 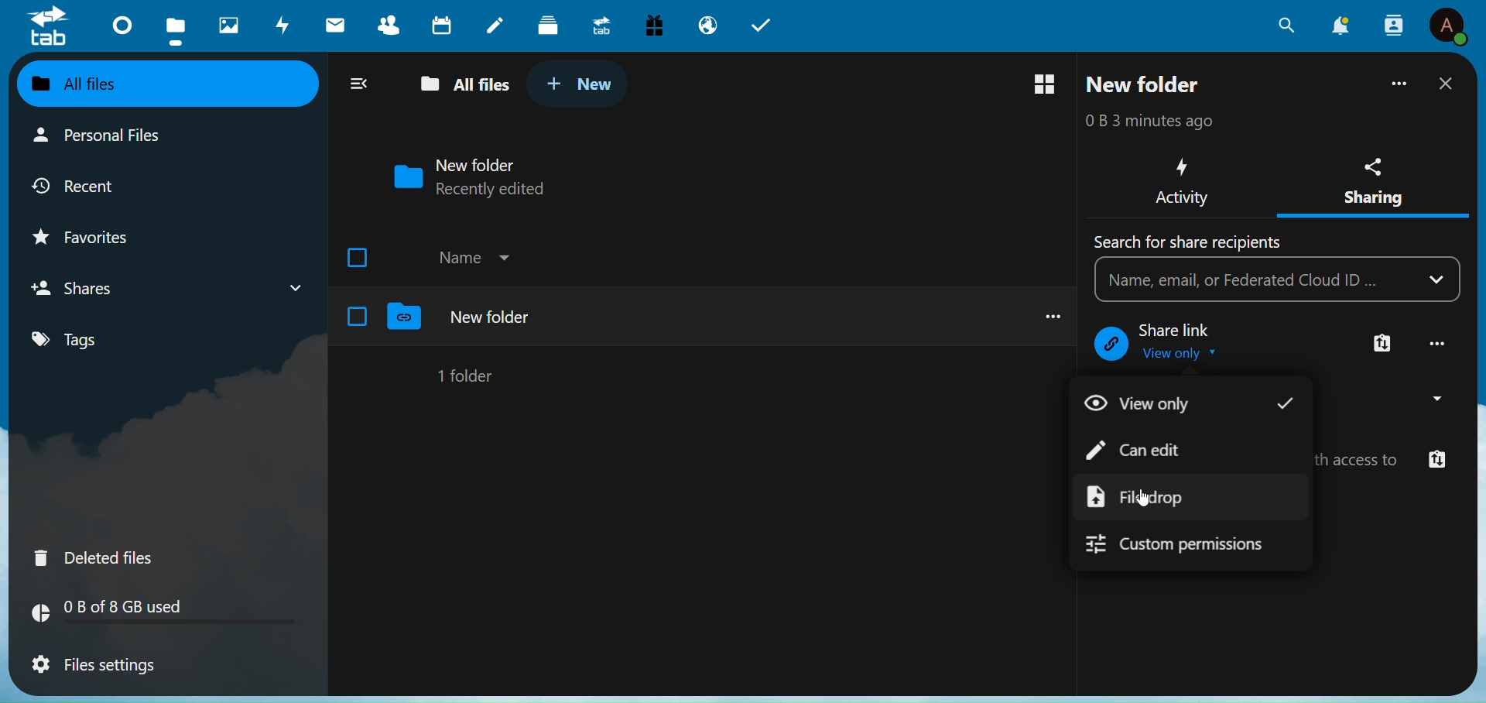 What do you see at coordinates (289, 285) in the screenshot?
I see `Shares drop down` at bounding box center [289, 285].